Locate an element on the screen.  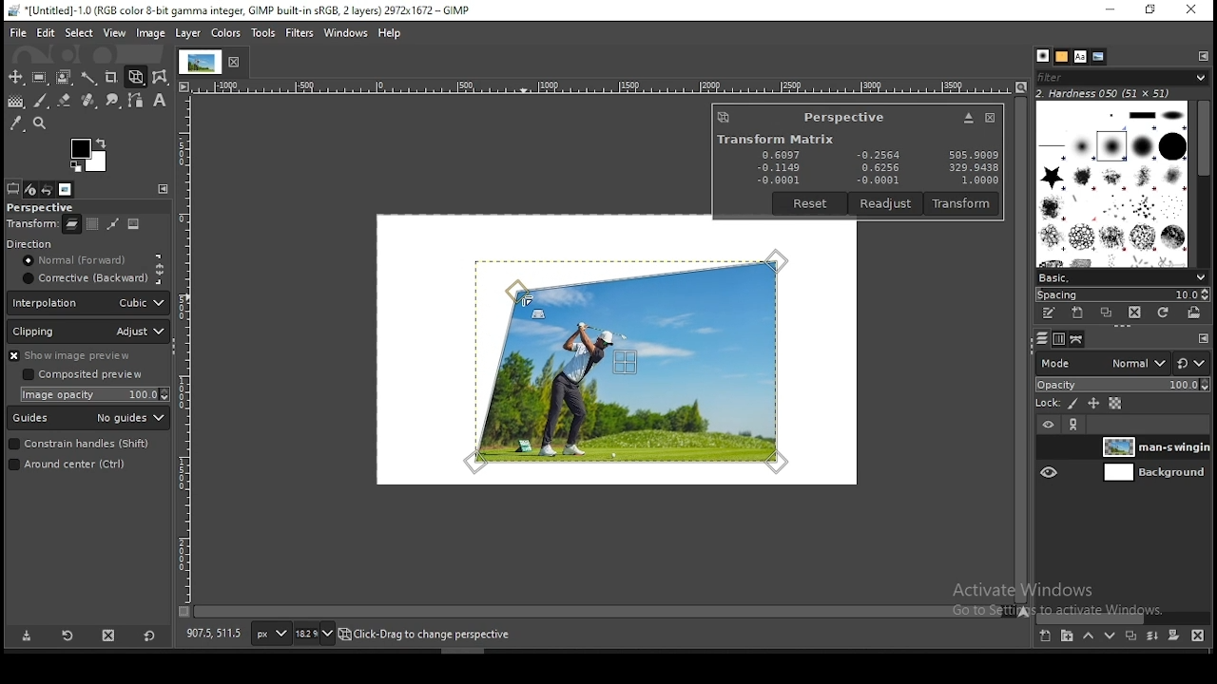
layer visibility is located at coordinates (1048, 426).